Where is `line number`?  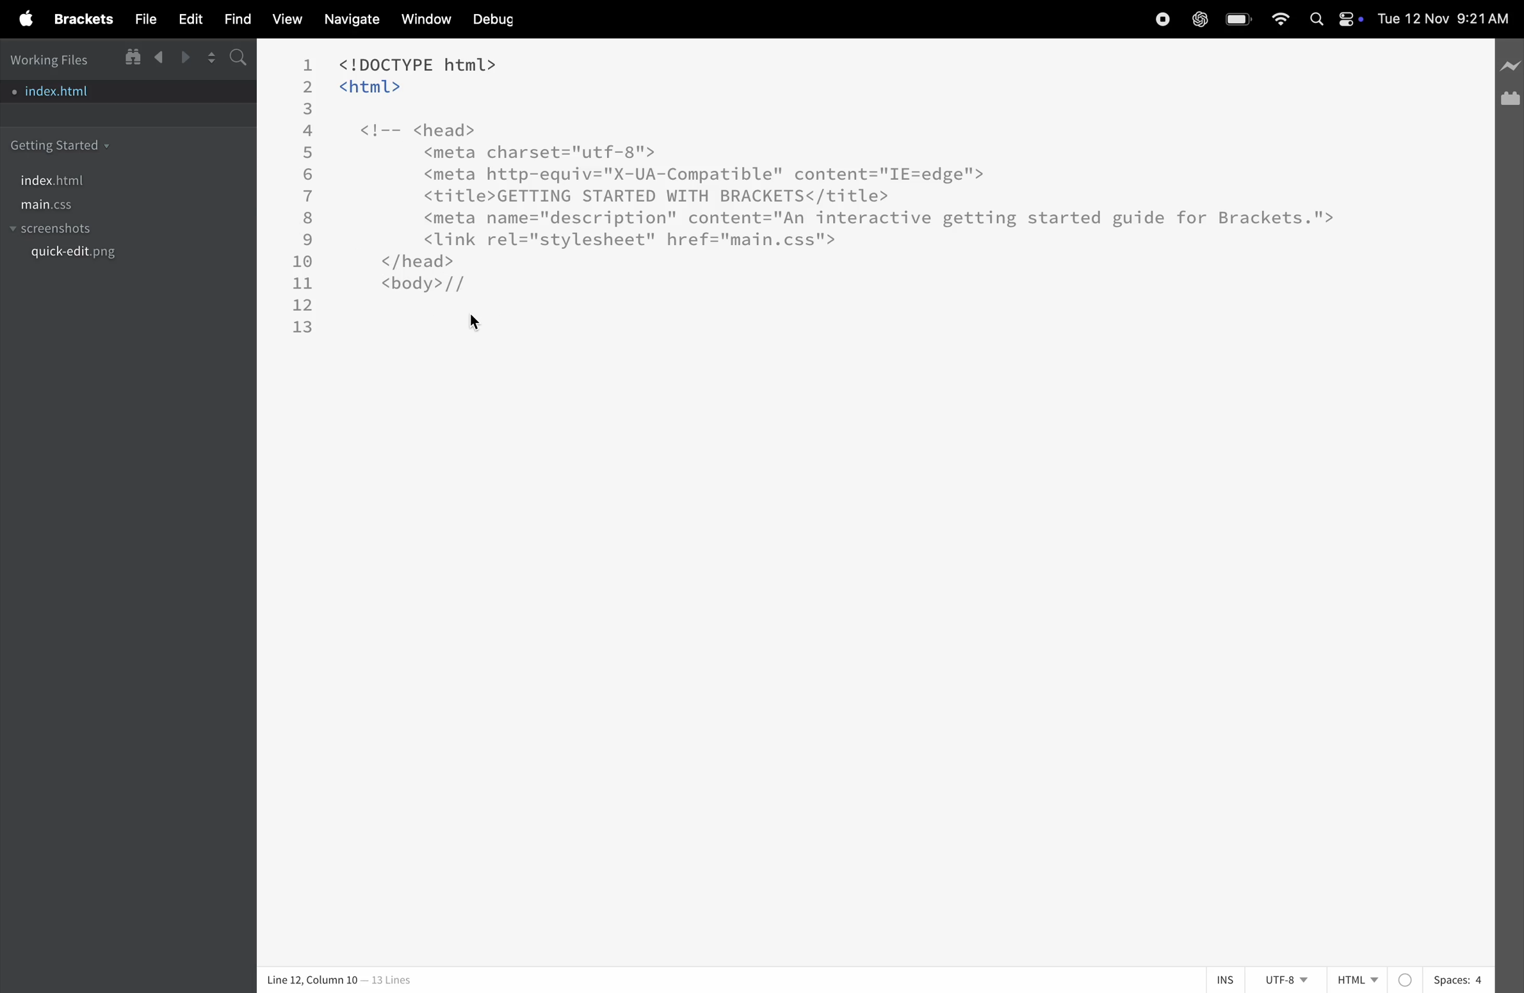 line number is located at coordinates (301, 196).